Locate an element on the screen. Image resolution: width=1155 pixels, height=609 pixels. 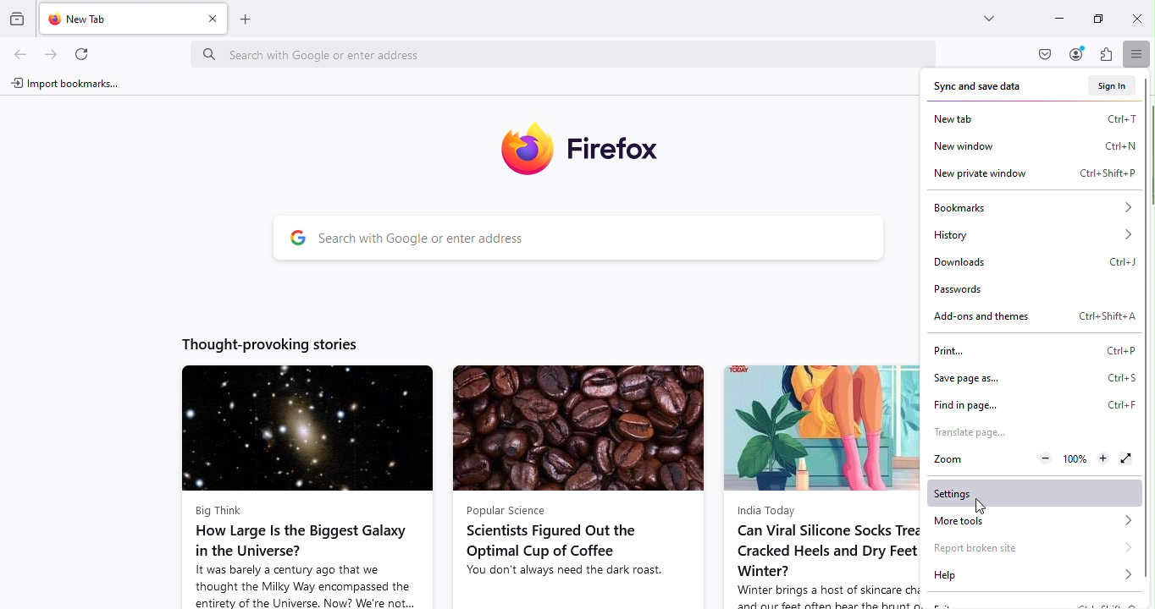
Open application menu is located at coordinates (1140, 54).